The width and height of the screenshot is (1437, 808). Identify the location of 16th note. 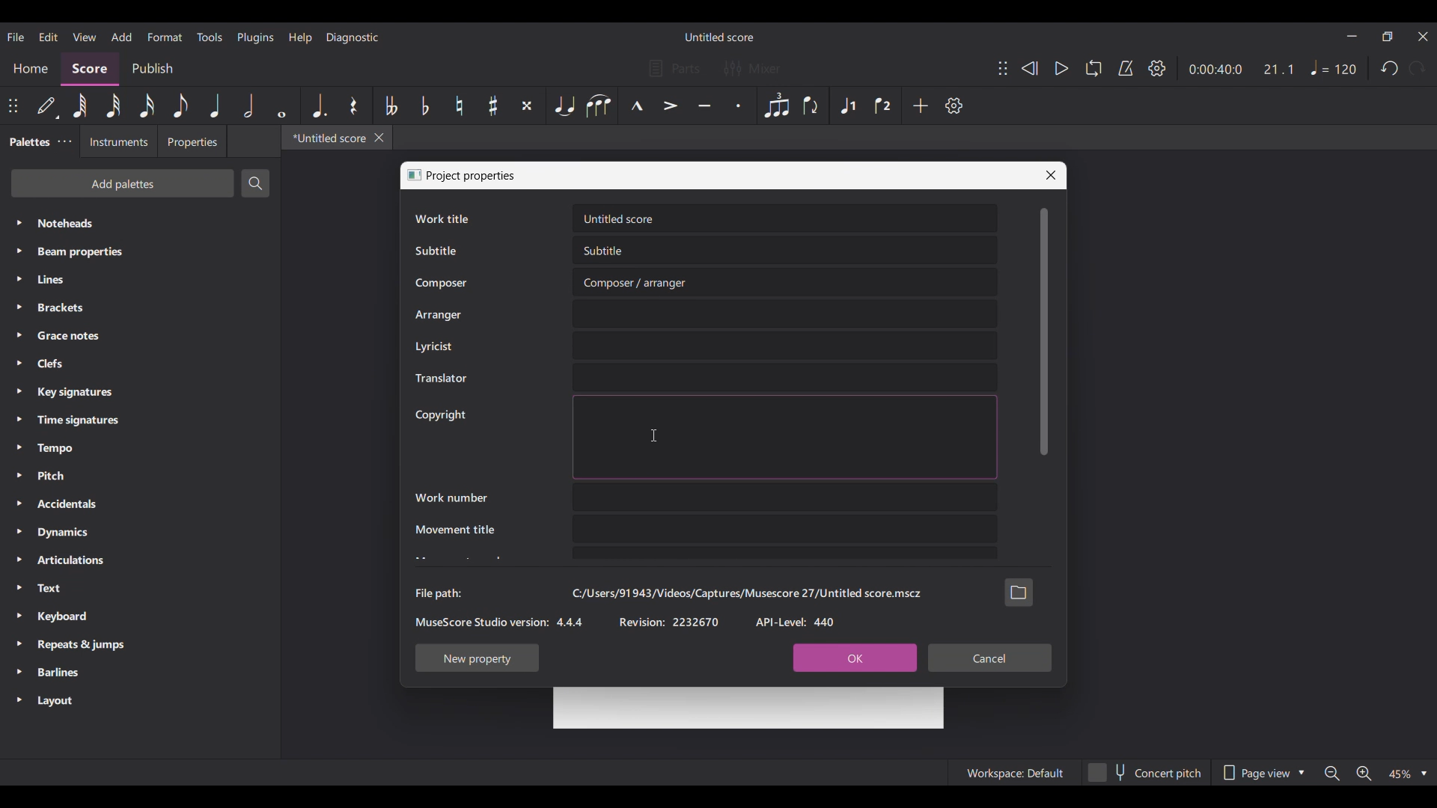
(147, 105).